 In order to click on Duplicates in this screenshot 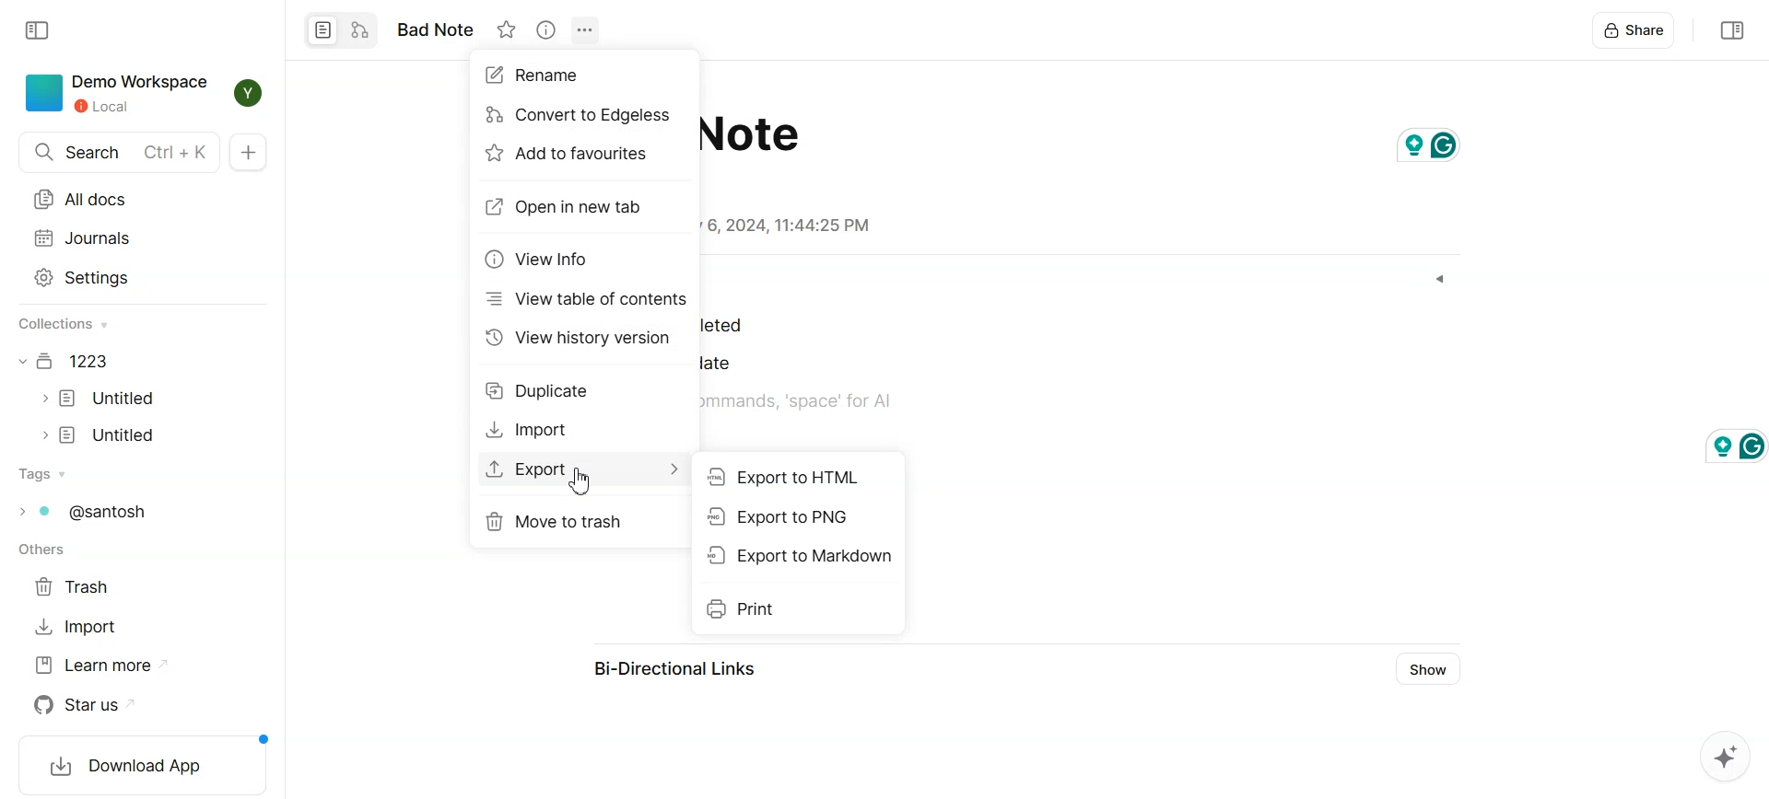, I will do `click(544, 393)`.